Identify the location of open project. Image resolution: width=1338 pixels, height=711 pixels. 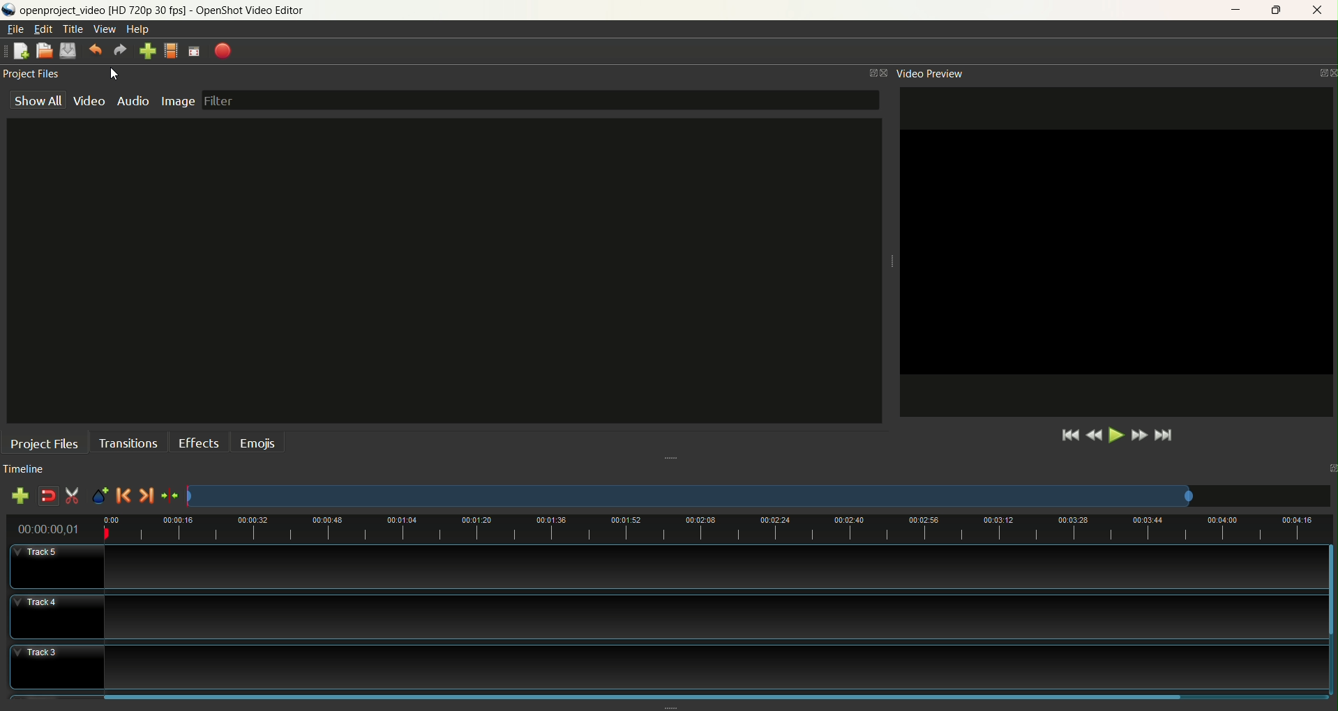
(44, 50).